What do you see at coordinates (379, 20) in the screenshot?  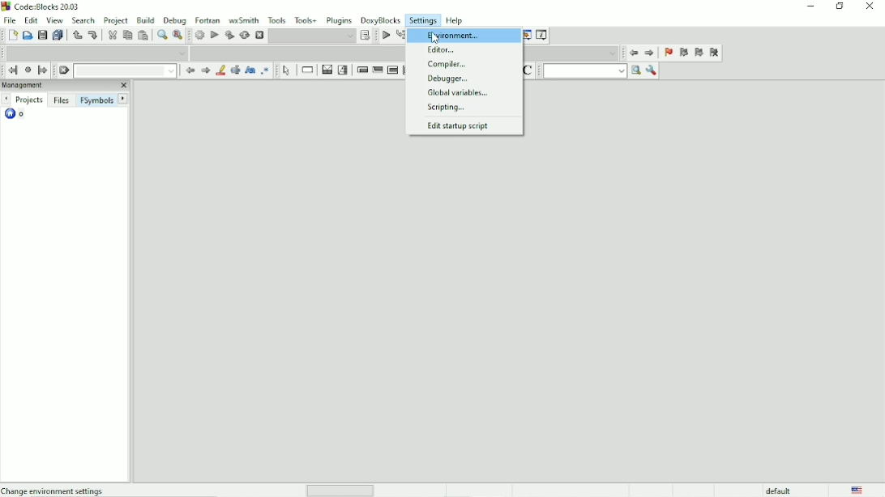 I see `DoxyBlocks` at bounding box center [379, 20].